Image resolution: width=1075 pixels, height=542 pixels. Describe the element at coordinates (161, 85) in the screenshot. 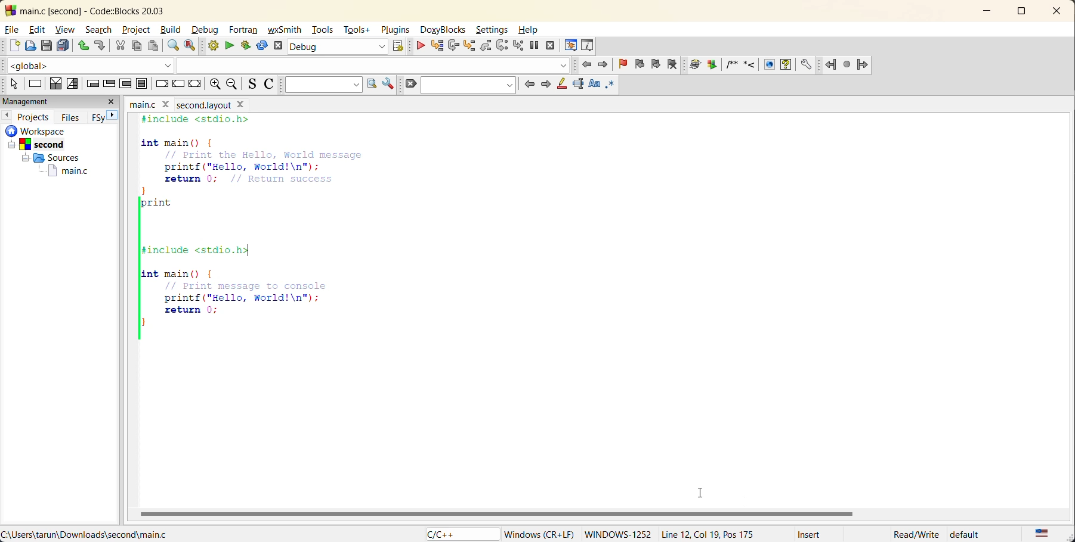

I see `break instruction` at that location.